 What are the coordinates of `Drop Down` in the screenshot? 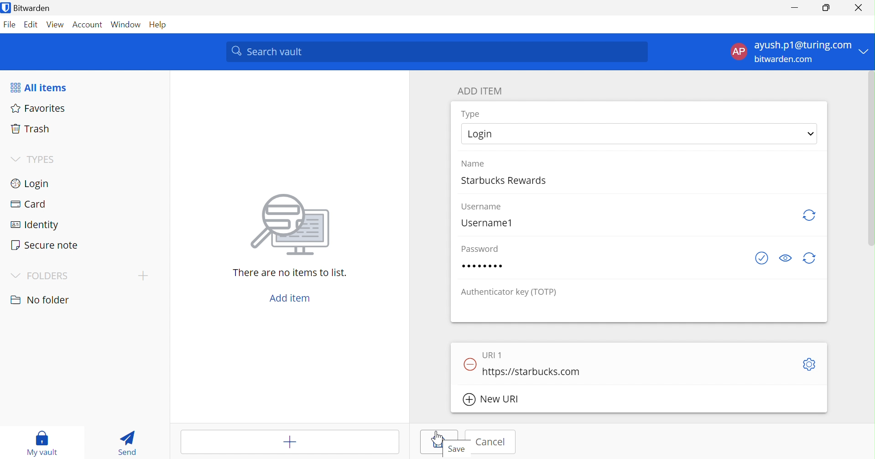 It's located at (16, 276).